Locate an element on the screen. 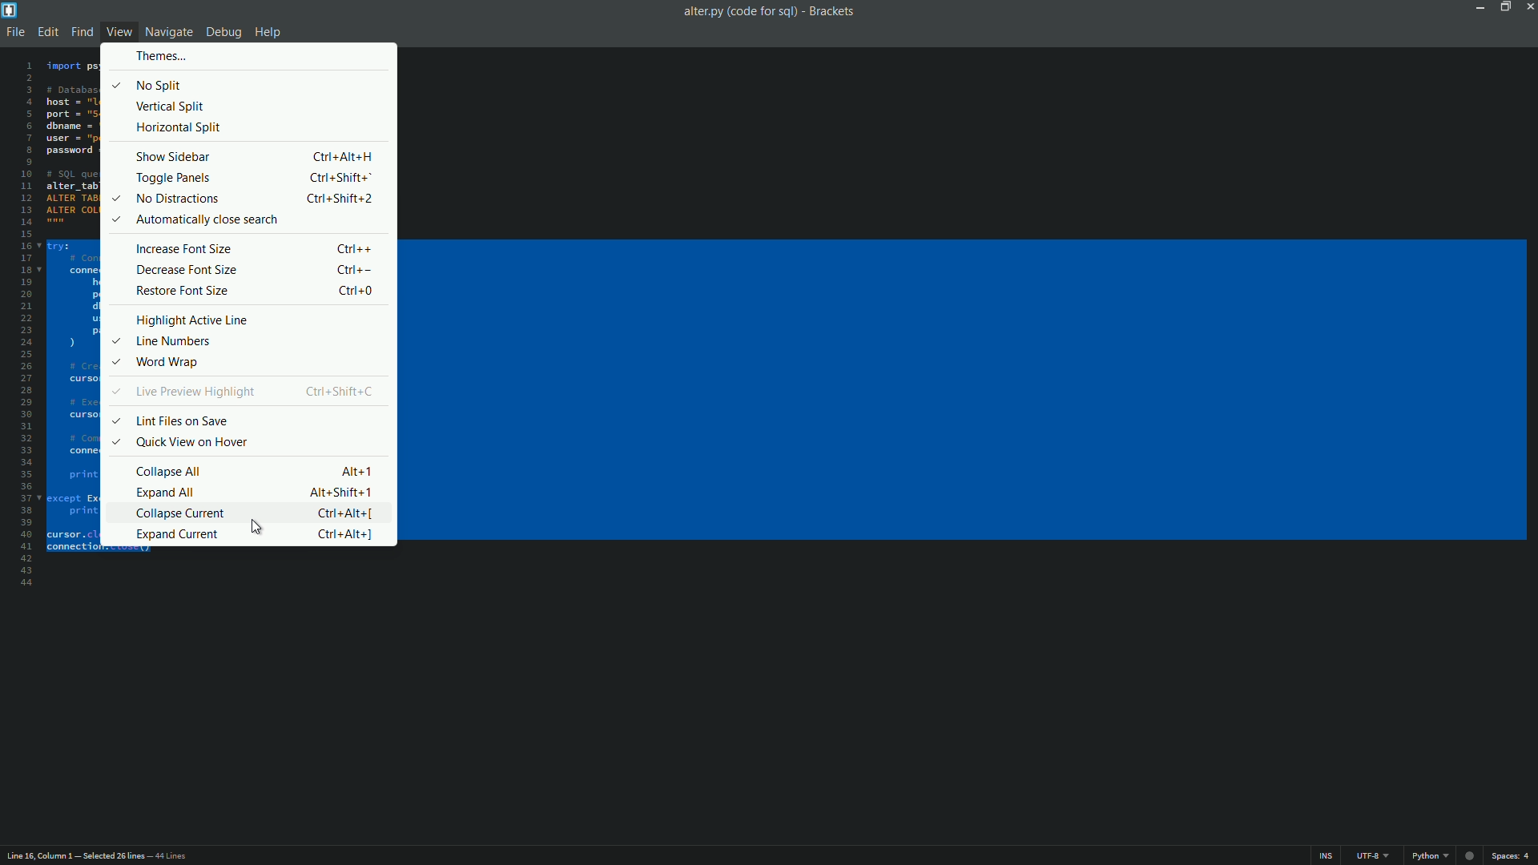 The height and width of the screenshot is (865, 1538). file menu is located at coordinates (14, 32).